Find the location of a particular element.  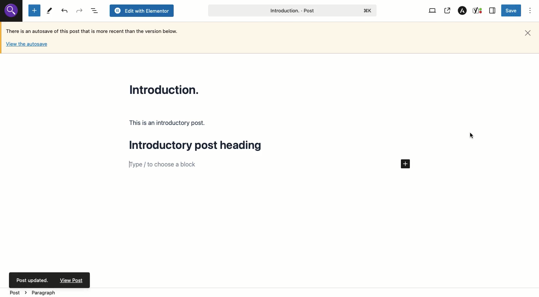

Add new block is located at coordinates (34, 10).